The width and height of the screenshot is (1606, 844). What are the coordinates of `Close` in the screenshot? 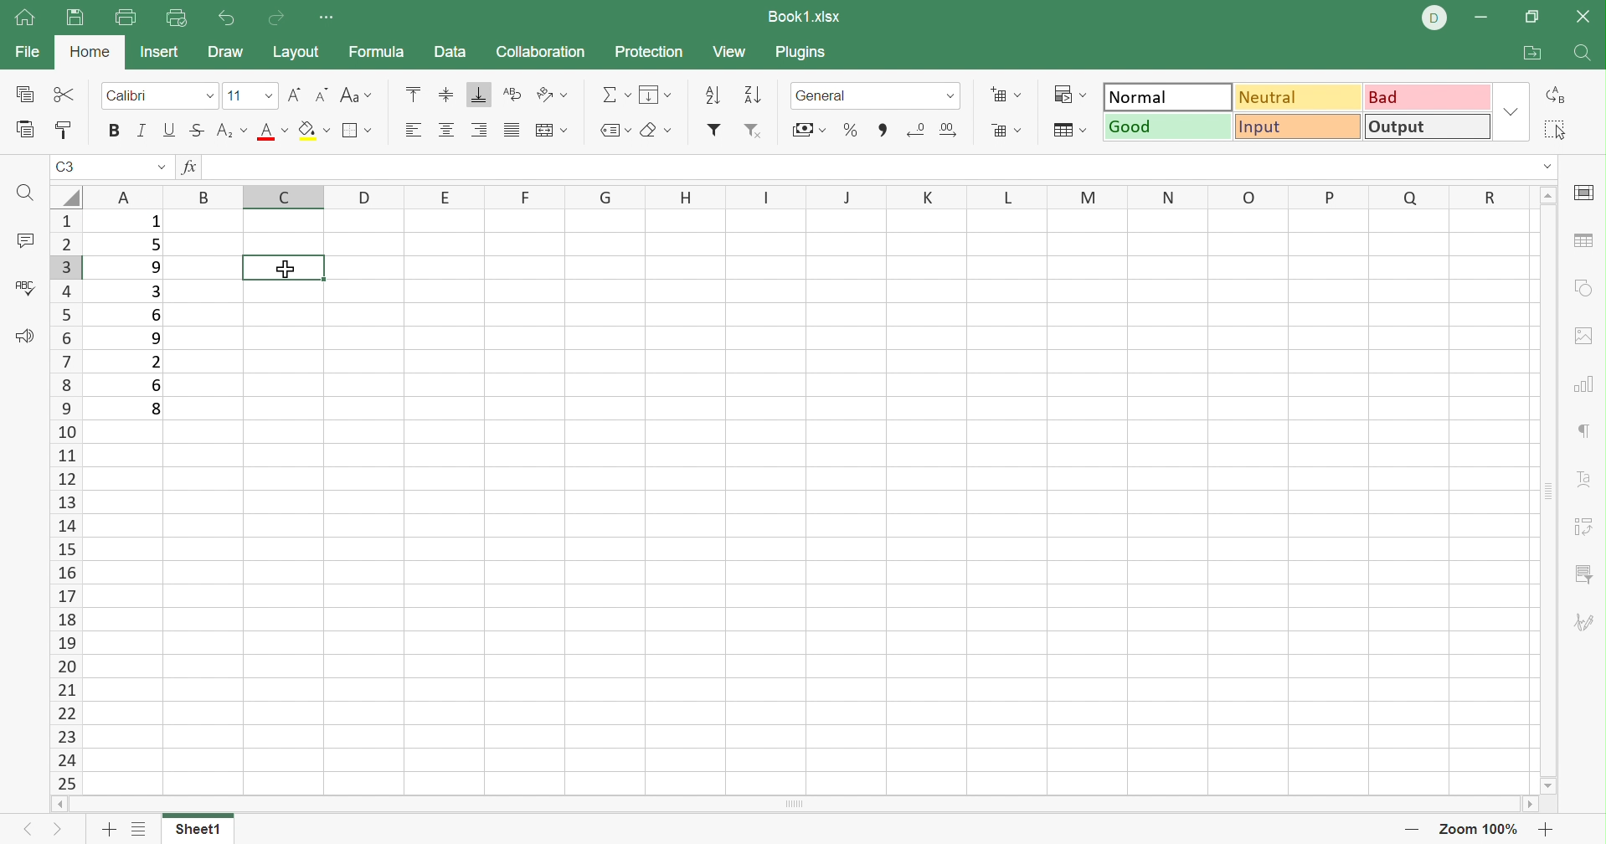 It's located at (1585, 18).